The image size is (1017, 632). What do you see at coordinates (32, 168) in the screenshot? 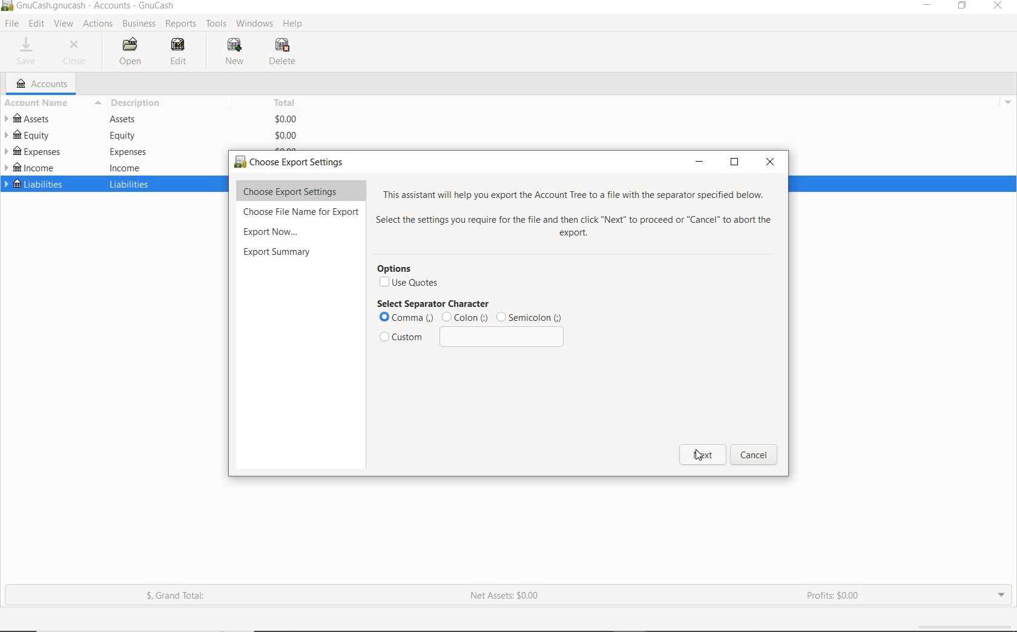
I see `INCOME` at bounding box center [32, 168].